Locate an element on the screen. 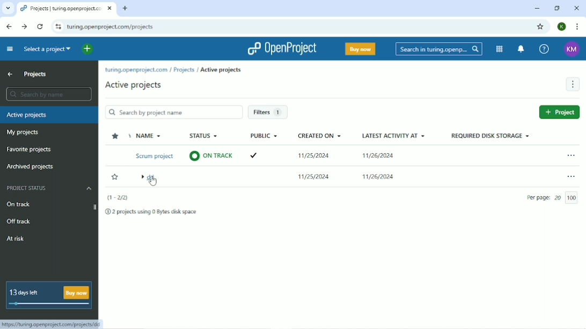  My projects is located at coordinates (24, 133).